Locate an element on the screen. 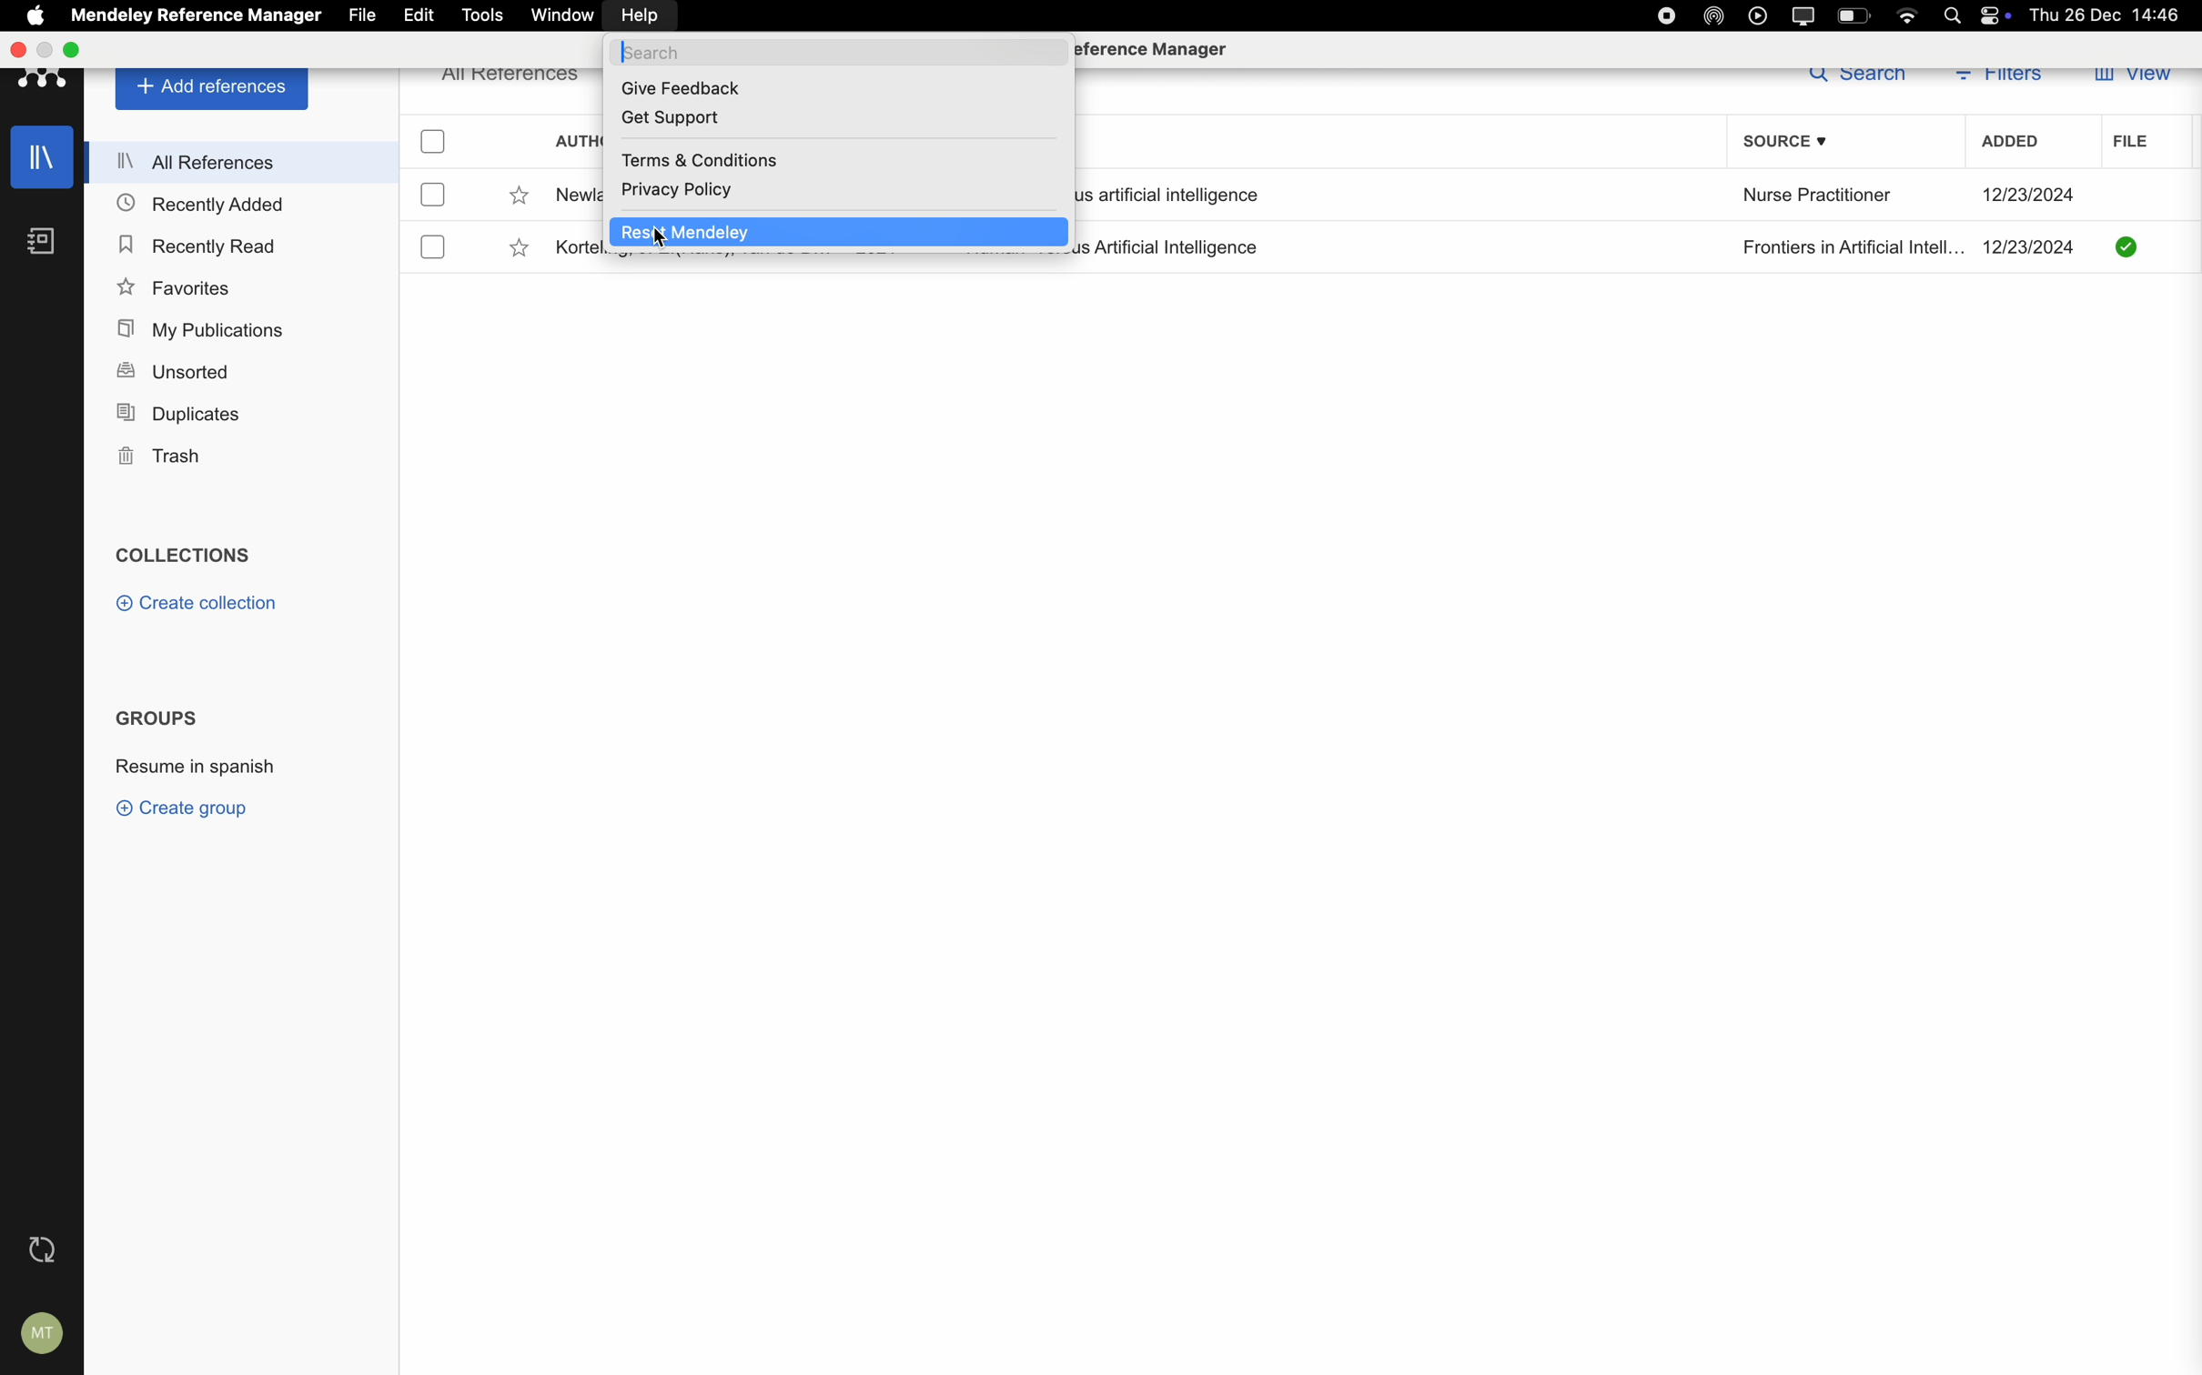 The height and width of the screenshot is (1375, 2202). create group is located at coordinates (183, 811).